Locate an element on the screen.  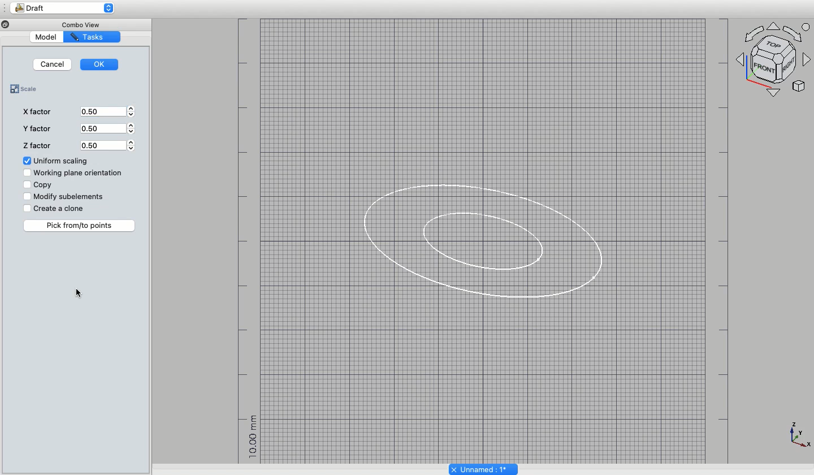
Y factor is located at coordinates (36, 128).